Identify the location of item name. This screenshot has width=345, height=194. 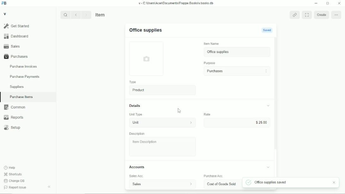
(212, 44).